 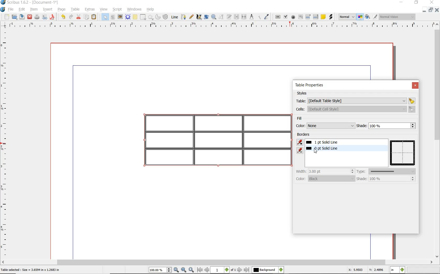 I want to click on copy item properties, so click(x=260, y=17).